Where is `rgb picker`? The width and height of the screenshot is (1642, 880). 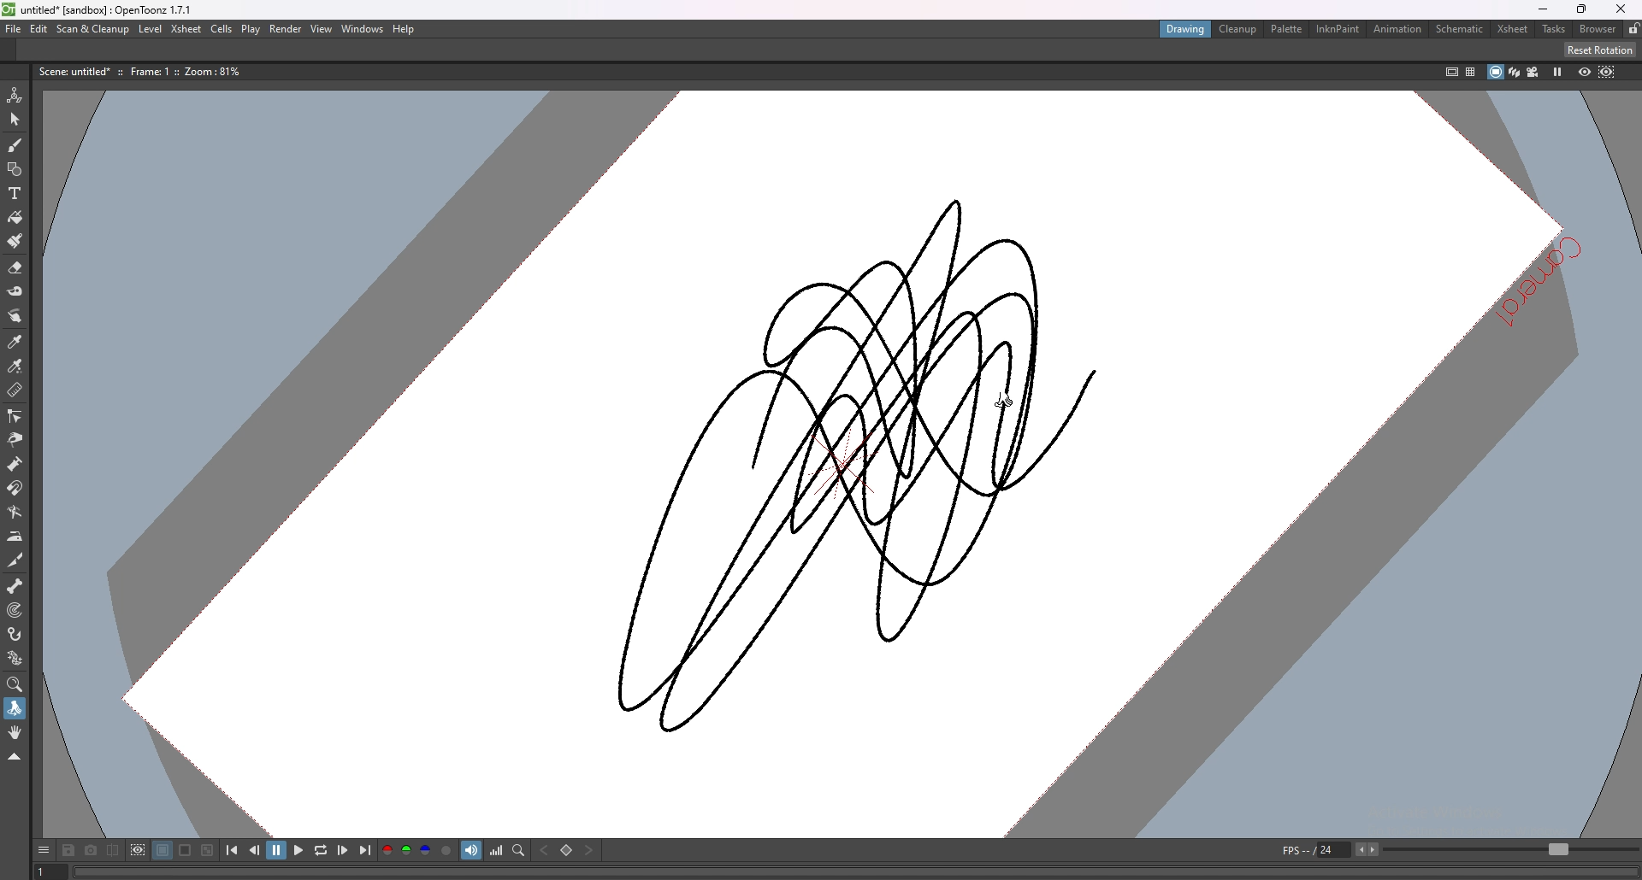
rgb picker is located at coordinates (15, 367).